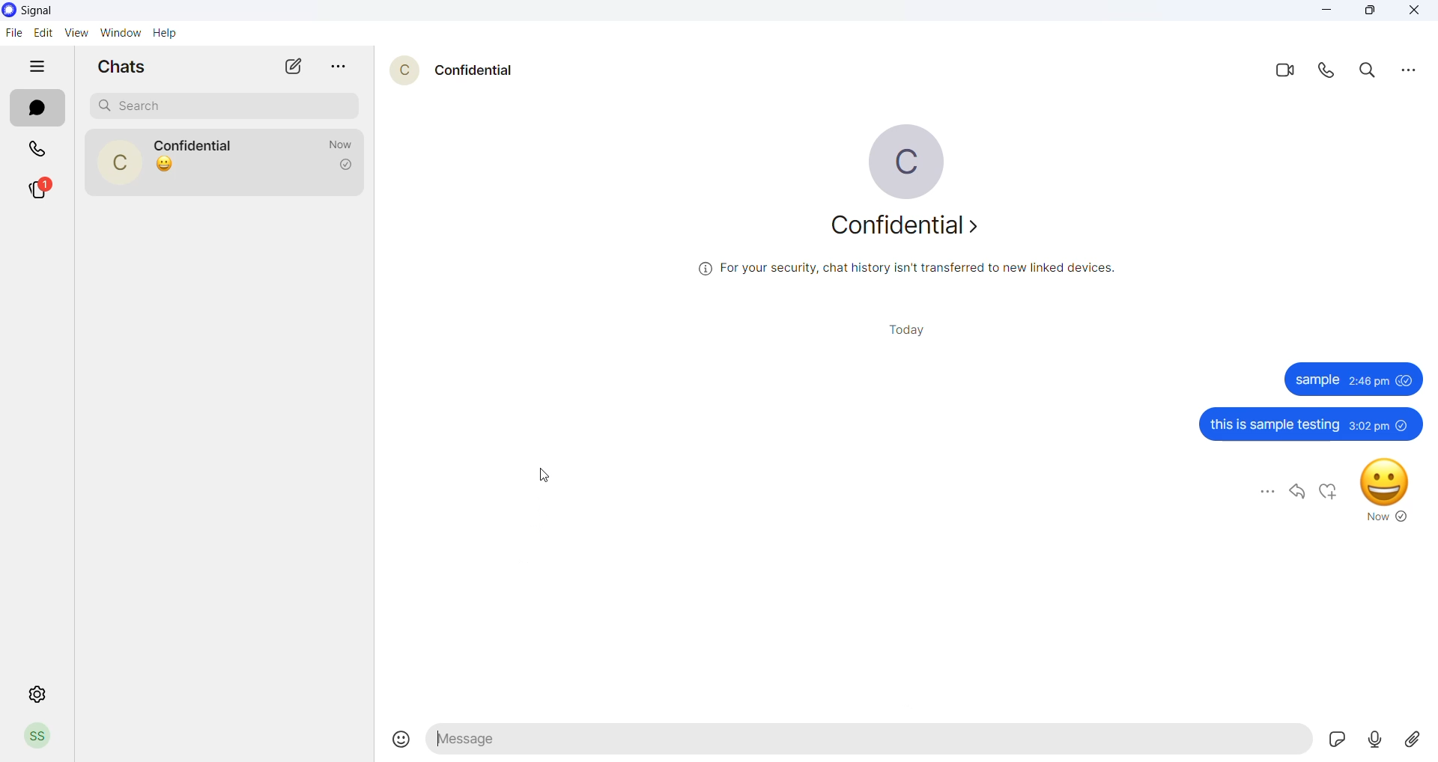  I want to click on Sticker, so click(1332, 740).